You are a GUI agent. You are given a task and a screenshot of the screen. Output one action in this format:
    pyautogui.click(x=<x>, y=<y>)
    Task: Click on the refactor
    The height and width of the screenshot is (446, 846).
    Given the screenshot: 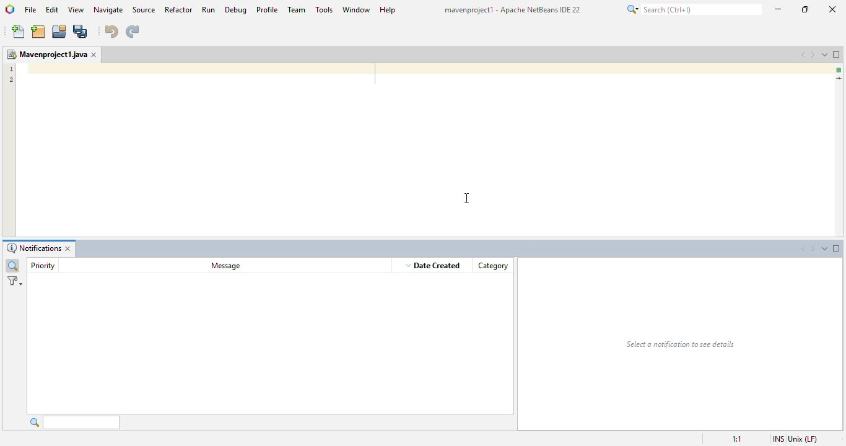 What is the action you would take?
    pyautogui.click(x=179, y=9)
    